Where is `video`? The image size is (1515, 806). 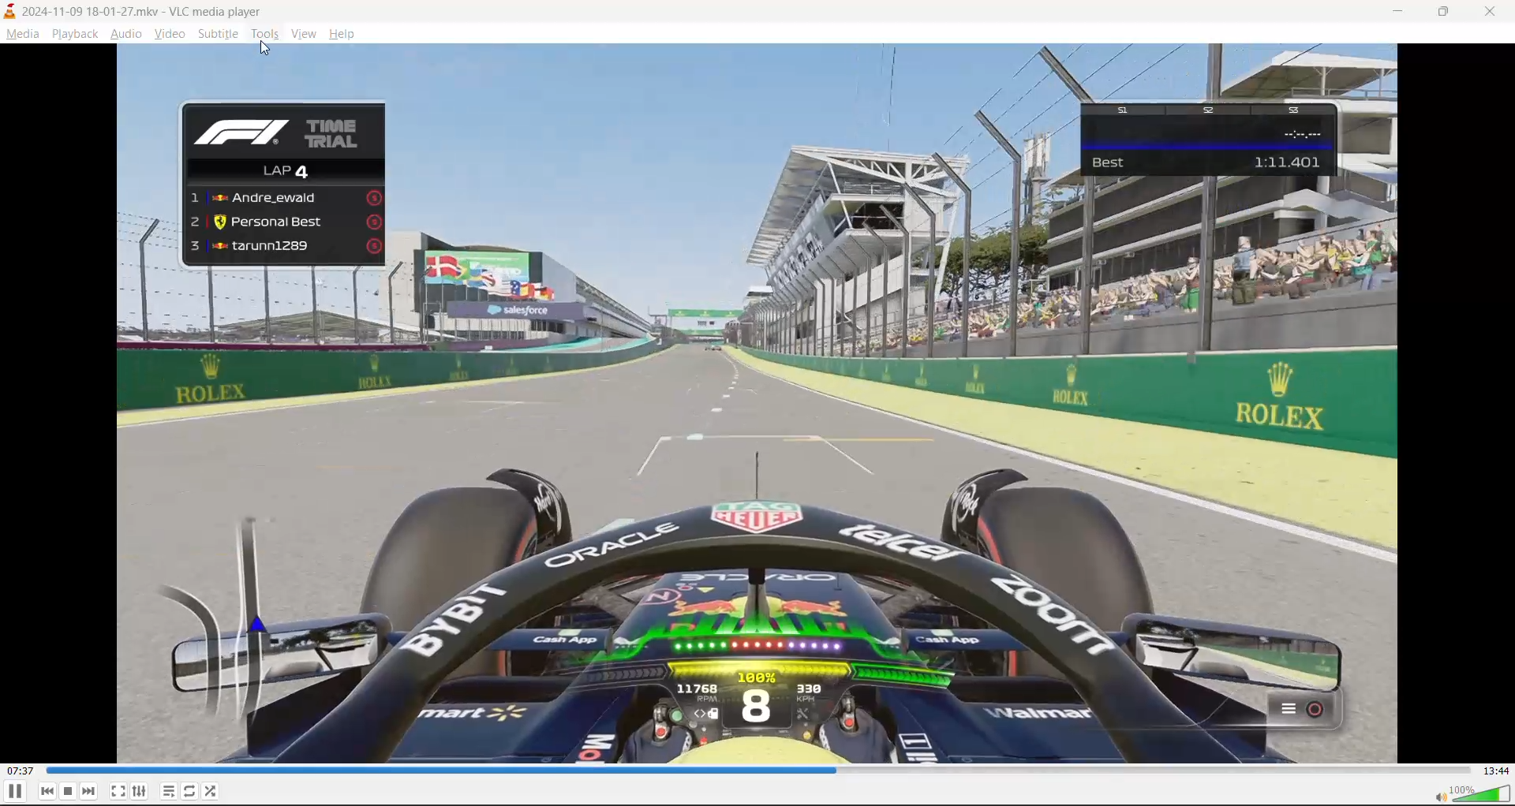 video is located at coordinates (170, 34).